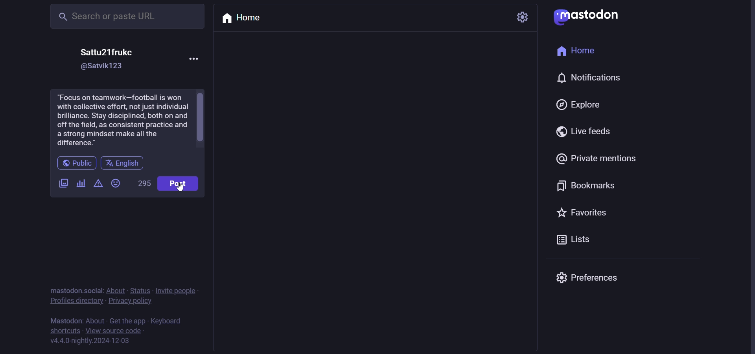 This screenshot has height=354, width=755. I want to click on about, so click(114, 290).